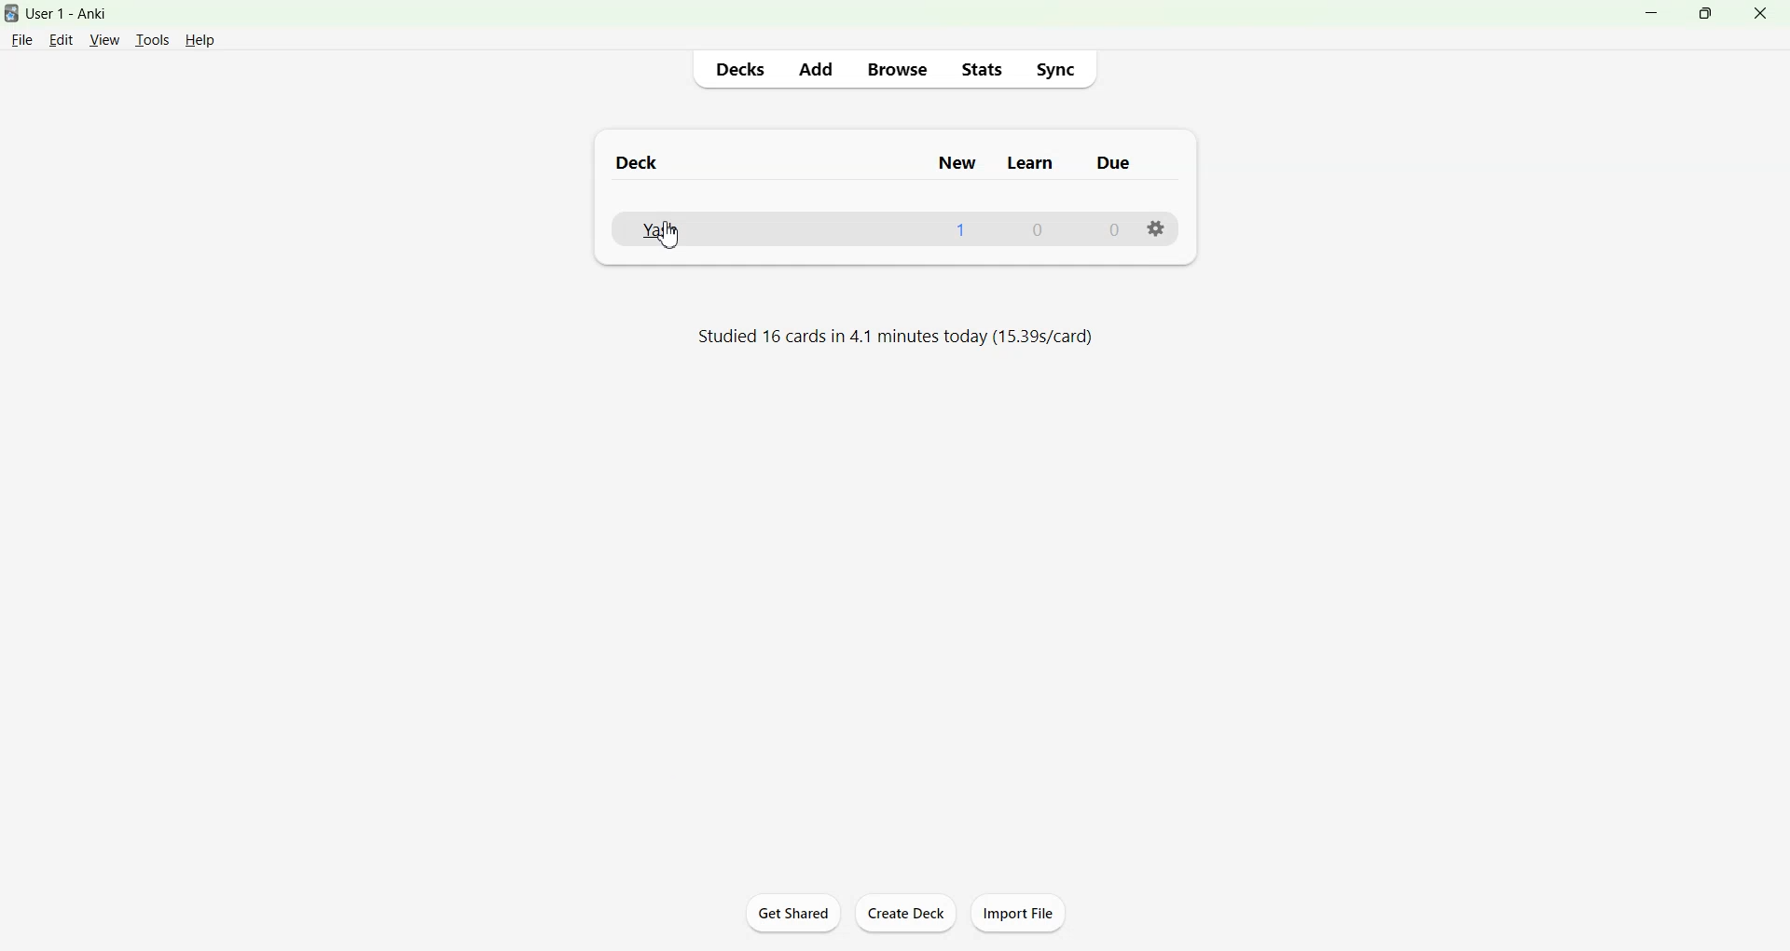  What do you see at coordinates (1160, 230) in the screenshot?
I see `Settings` at bounding box center [1160, 230].